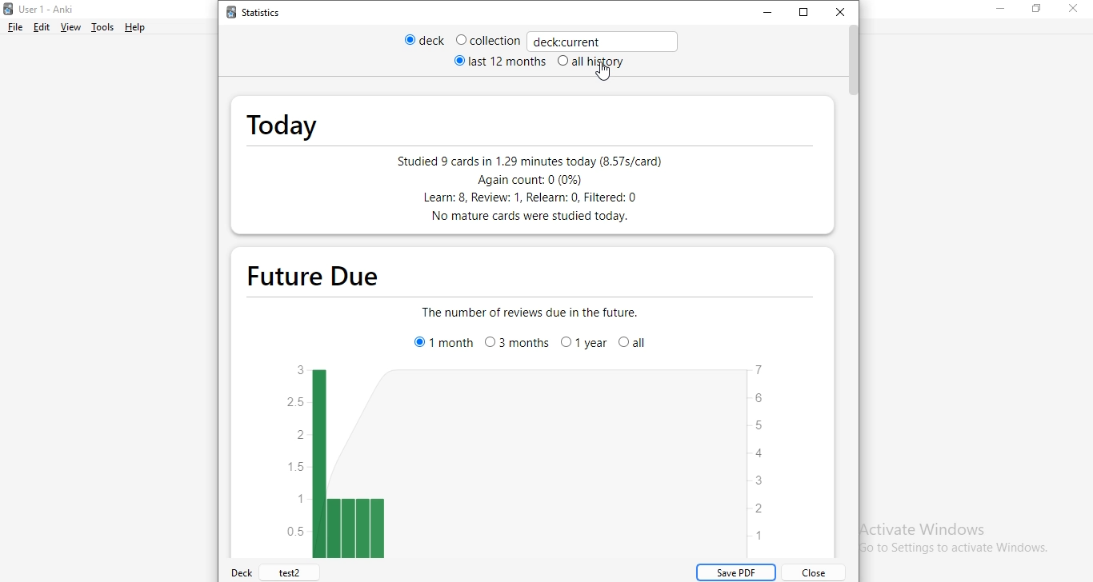 This screenshot has height=582, width=1093. Describe the element at coordinates (71, 28) in the screenshot. I see `view` at that location.